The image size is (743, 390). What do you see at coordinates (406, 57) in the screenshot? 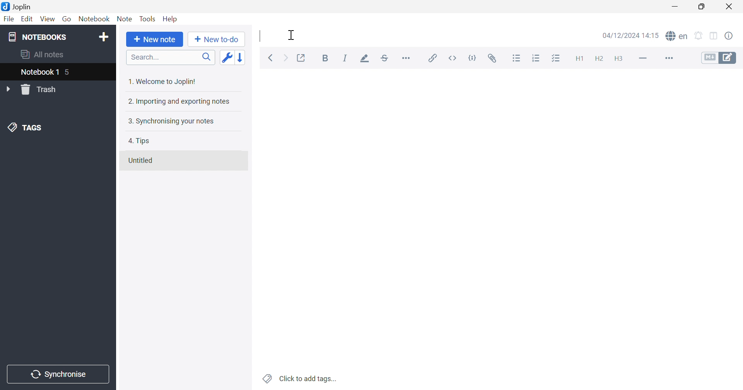
I see `More...` at bounding box center [406, 57].